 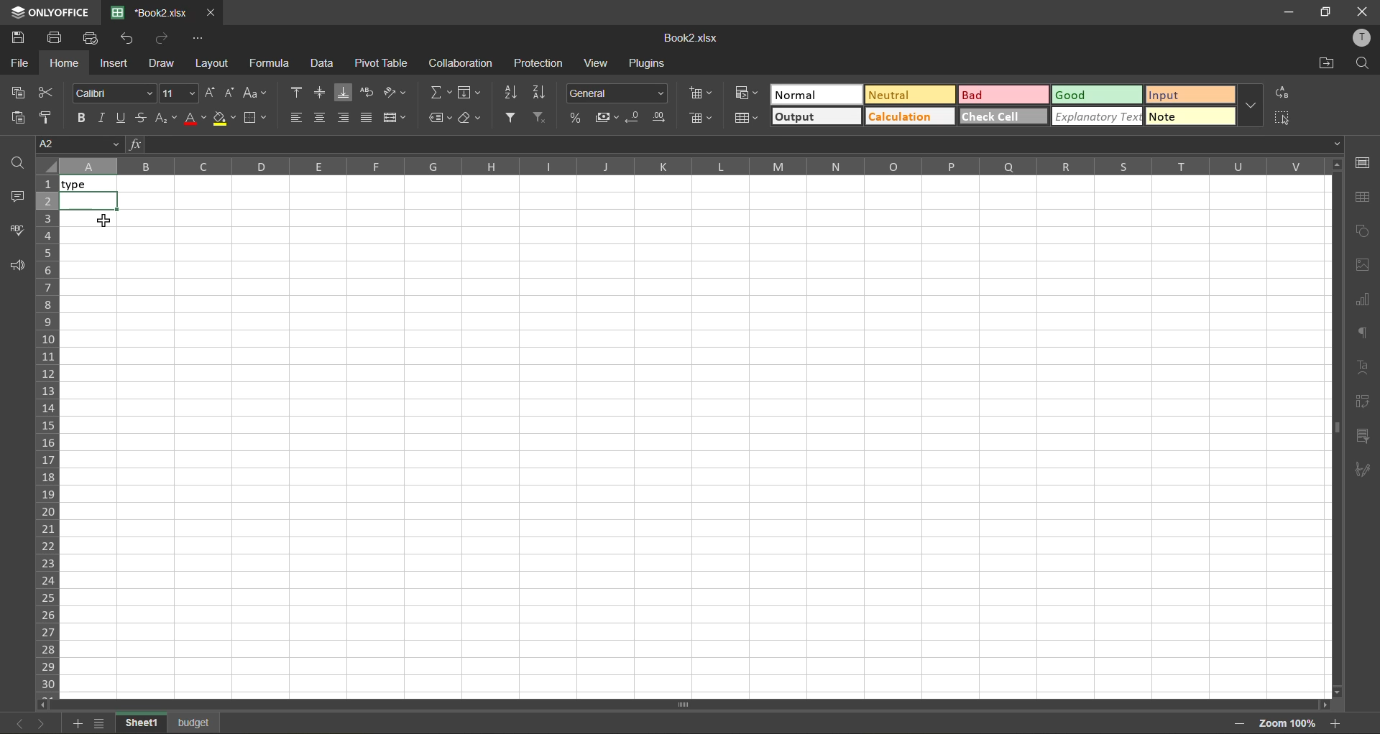 I want to click on table, so click(x=1363, y=198).